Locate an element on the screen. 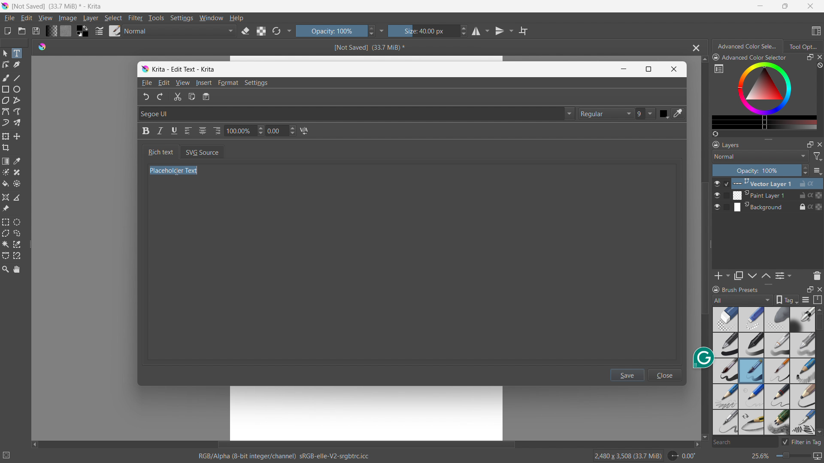 This screenshot has width=824, height=463. Brush is located at coordinates (751, 371).